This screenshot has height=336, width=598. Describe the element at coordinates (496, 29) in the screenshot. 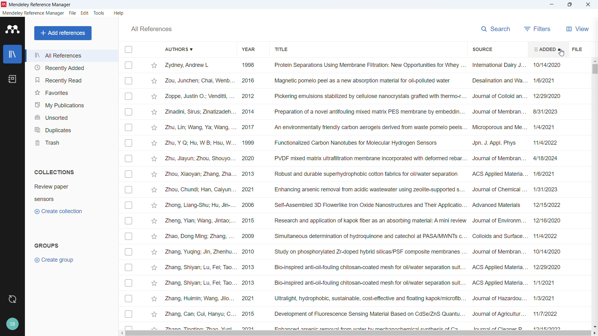

I see `search ` at that location.